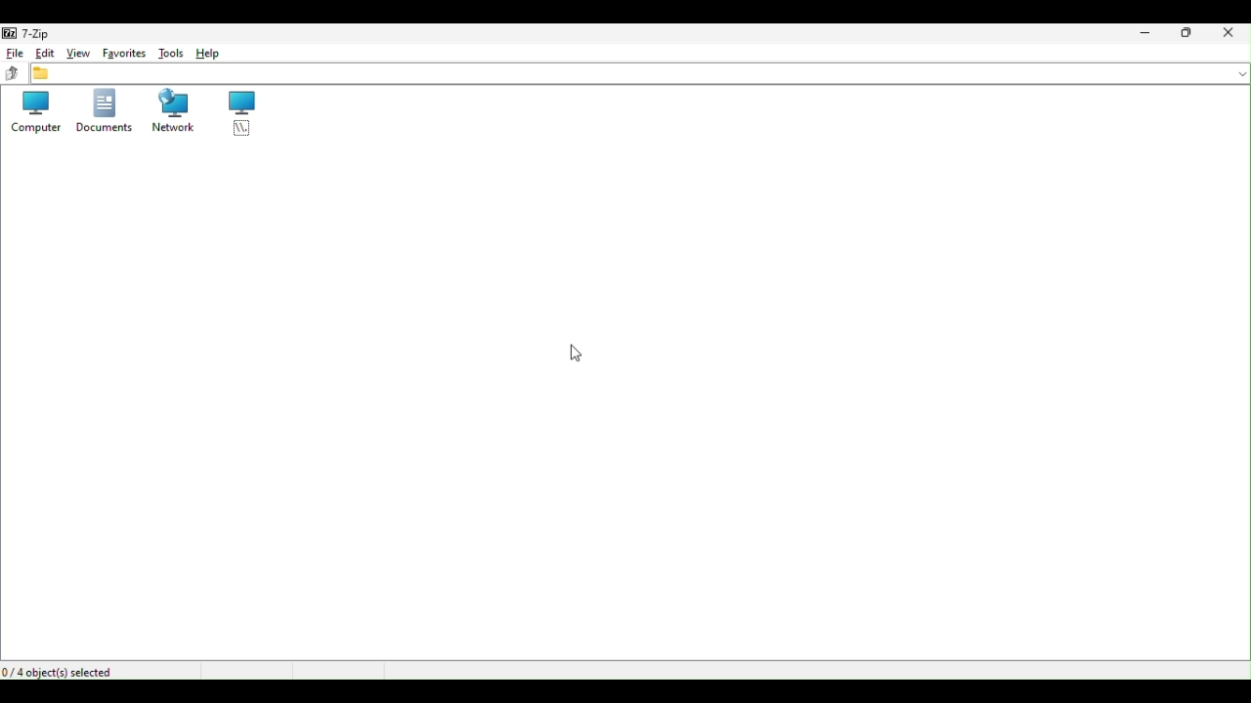 This screenshot has height=703, width=1251. What do you see at coordinates (171, 54) in the screenshot?
I see `Tools` at bounding box center [171, 54].